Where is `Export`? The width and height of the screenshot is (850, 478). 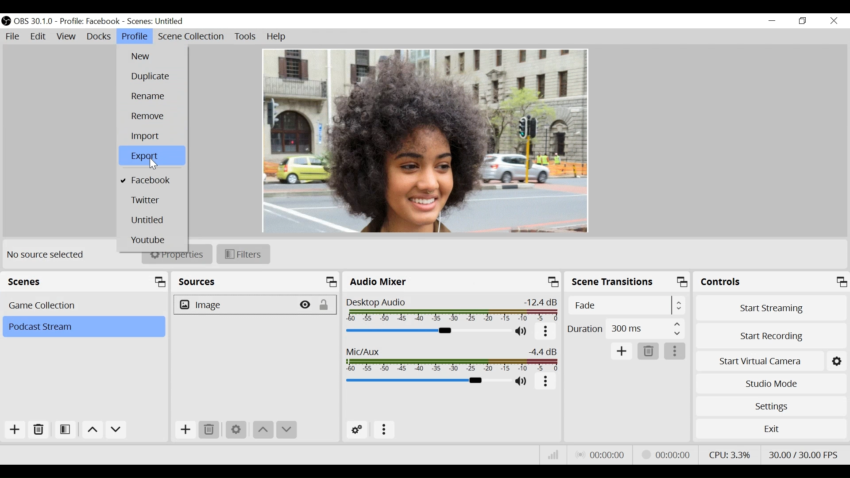
Export is located at coordinates (152, 156).